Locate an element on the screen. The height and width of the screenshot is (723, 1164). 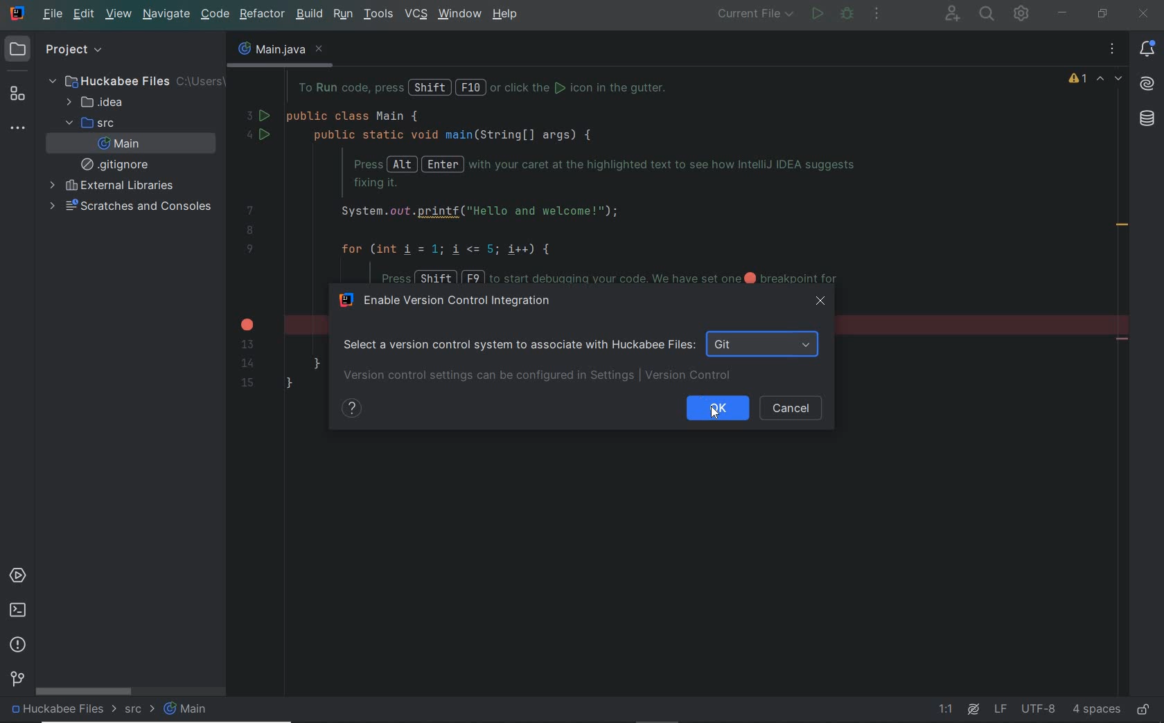
highlighted errors is located at coordinates (1111, 80).